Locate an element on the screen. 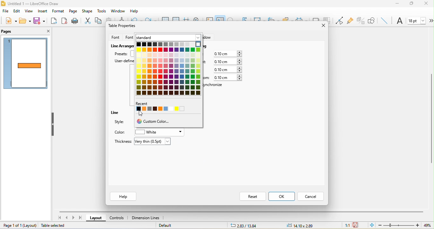 The height and width of the screenshot is (229, 434). maximize is located at coordinates (413, 5).